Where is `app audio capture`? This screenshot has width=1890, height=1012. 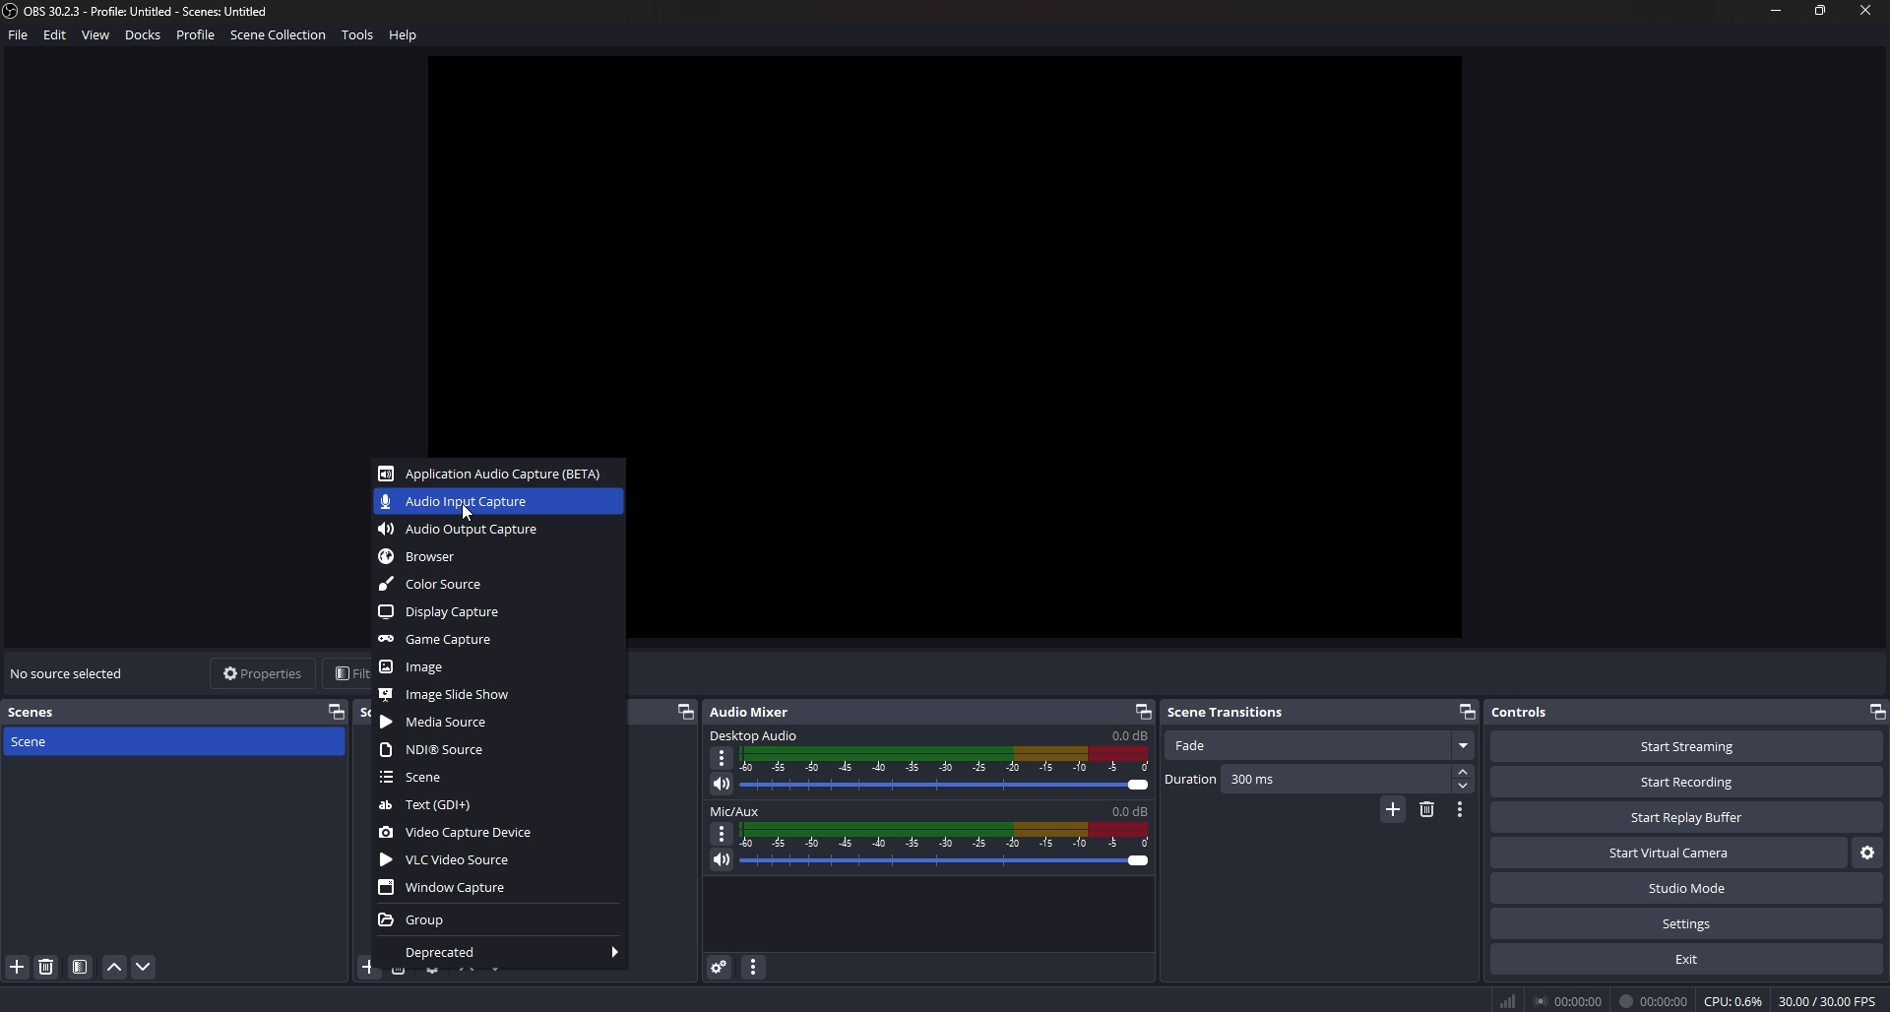 app audio capture is located at coordinates (496, 473).